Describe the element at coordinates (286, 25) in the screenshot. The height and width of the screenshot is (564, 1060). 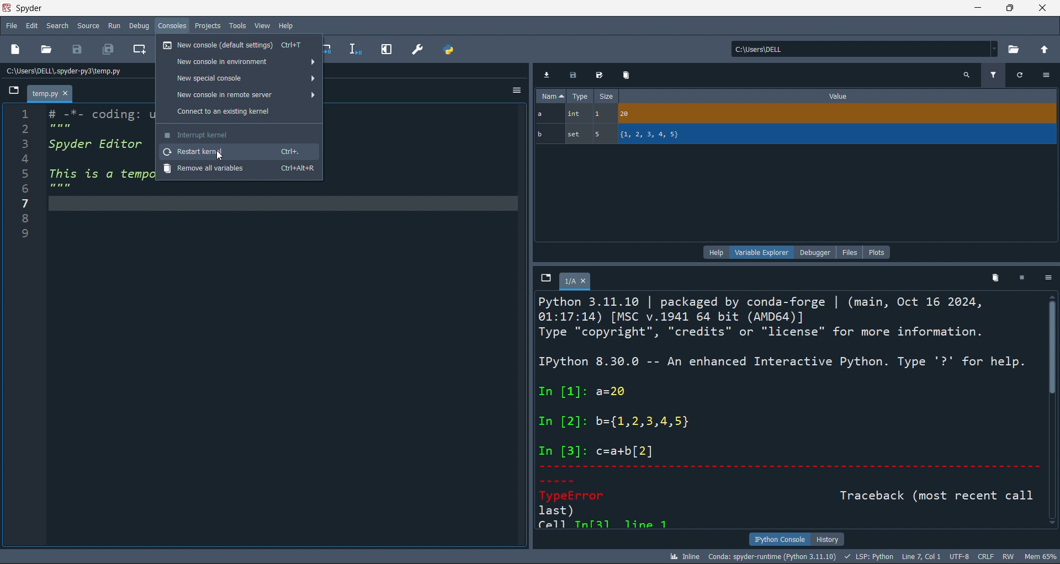
I see `Help` at that location.